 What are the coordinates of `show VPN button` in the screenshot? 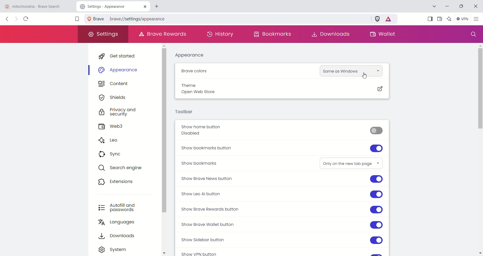 It's located at (198, 253).